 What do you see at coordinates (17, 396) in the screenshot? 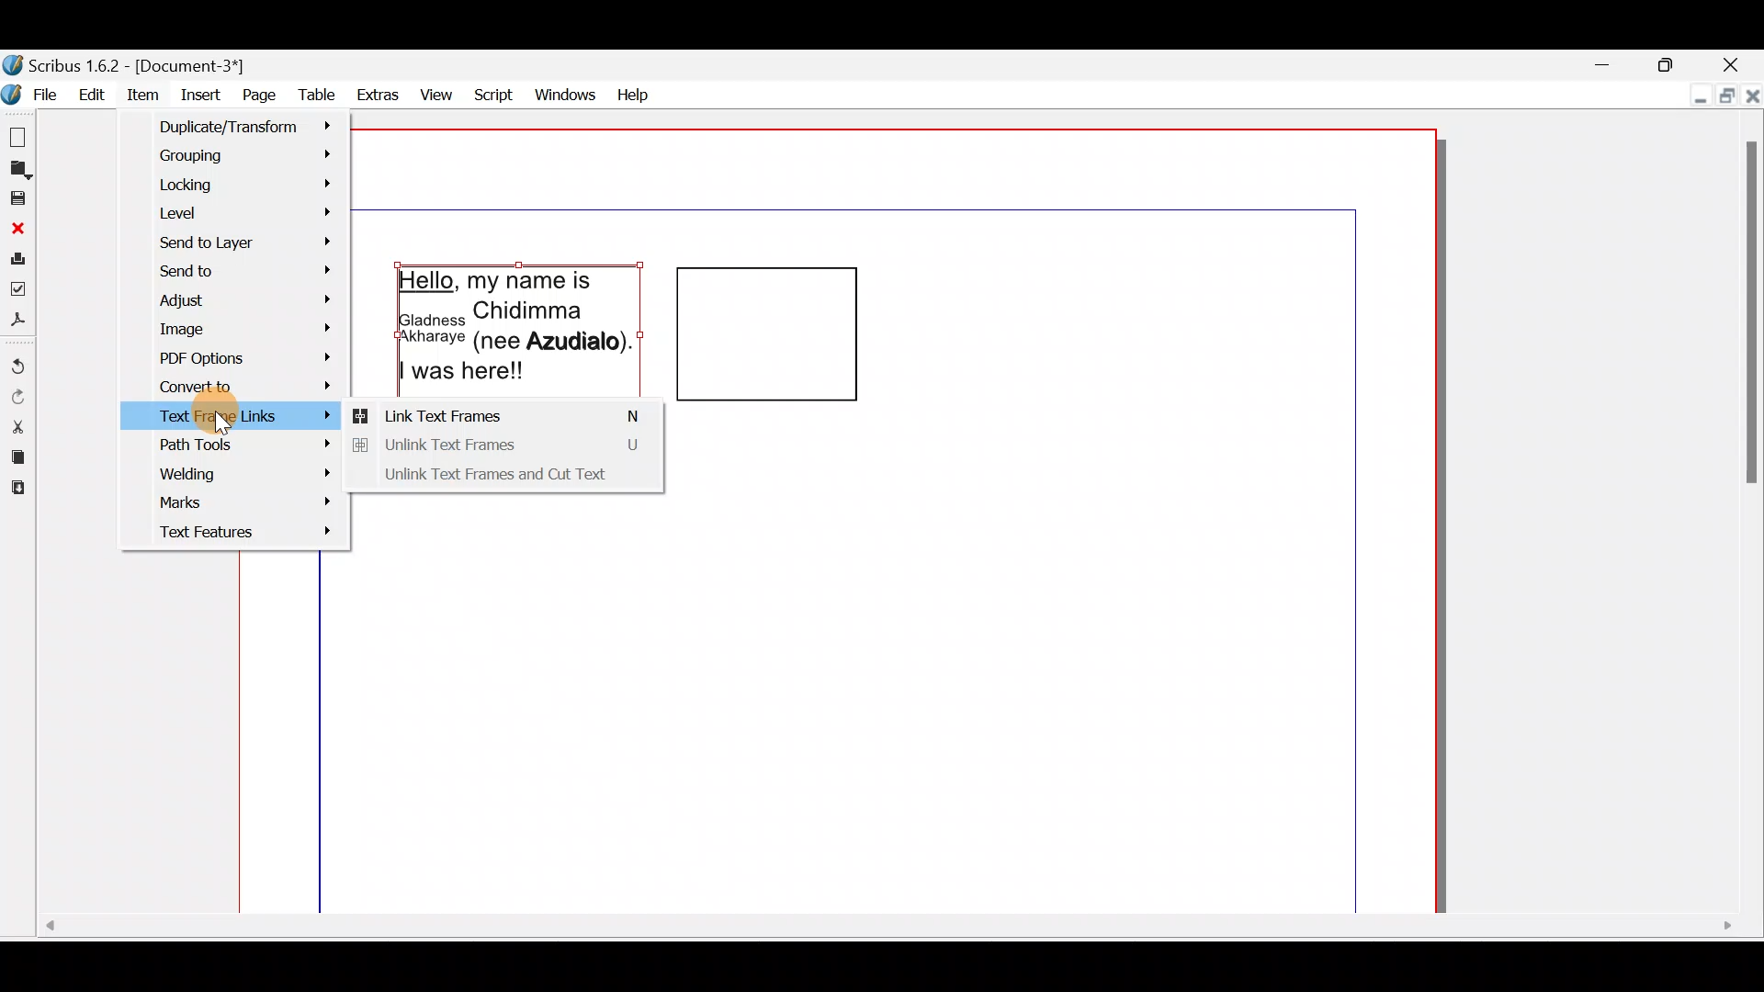
I see `Redo` at bounding box center [17, 396].